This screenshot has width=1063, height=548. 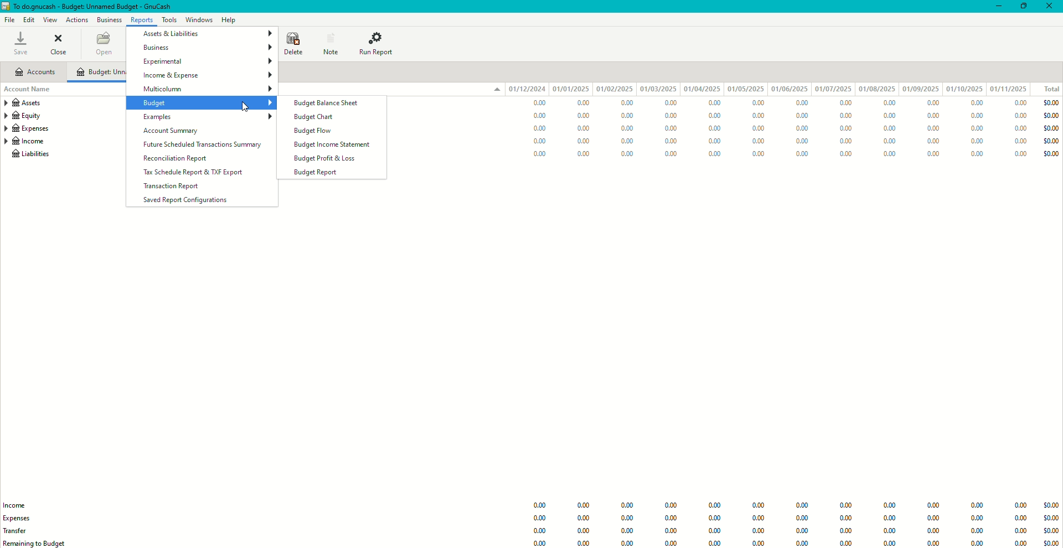 What do you see at coordinates (974, 531) in the screenshot?
I see `0.00` at bounding box center [974, 531].